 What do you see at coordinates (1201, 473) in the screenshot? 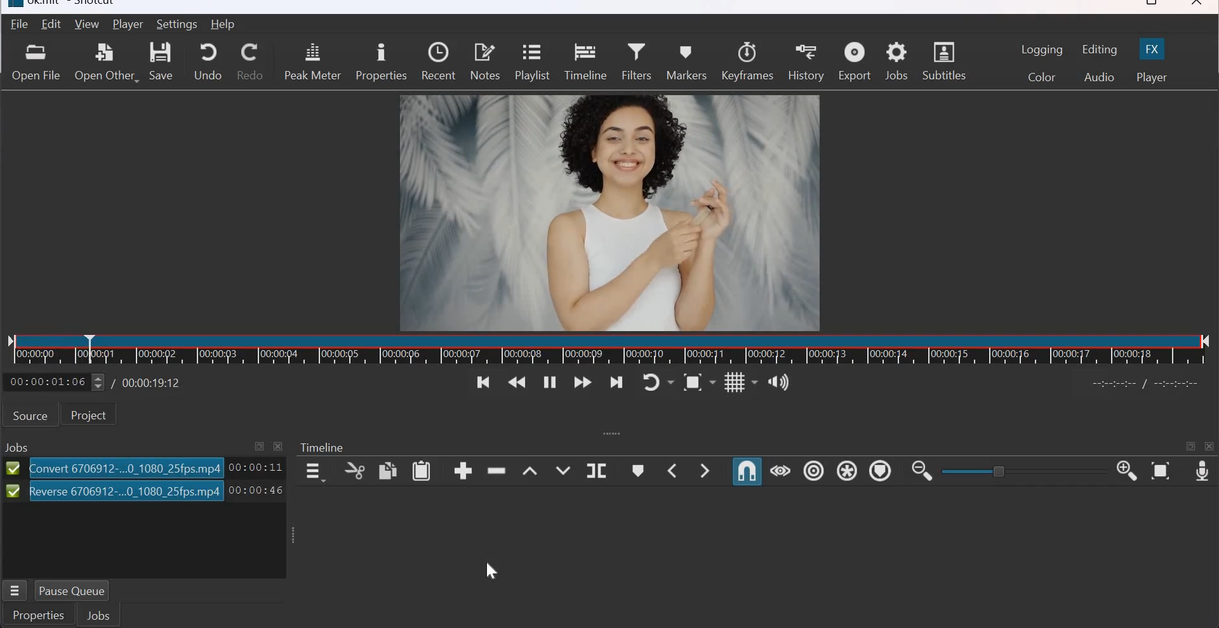
I see `Record Audio` at bounding box center [1201, 473].